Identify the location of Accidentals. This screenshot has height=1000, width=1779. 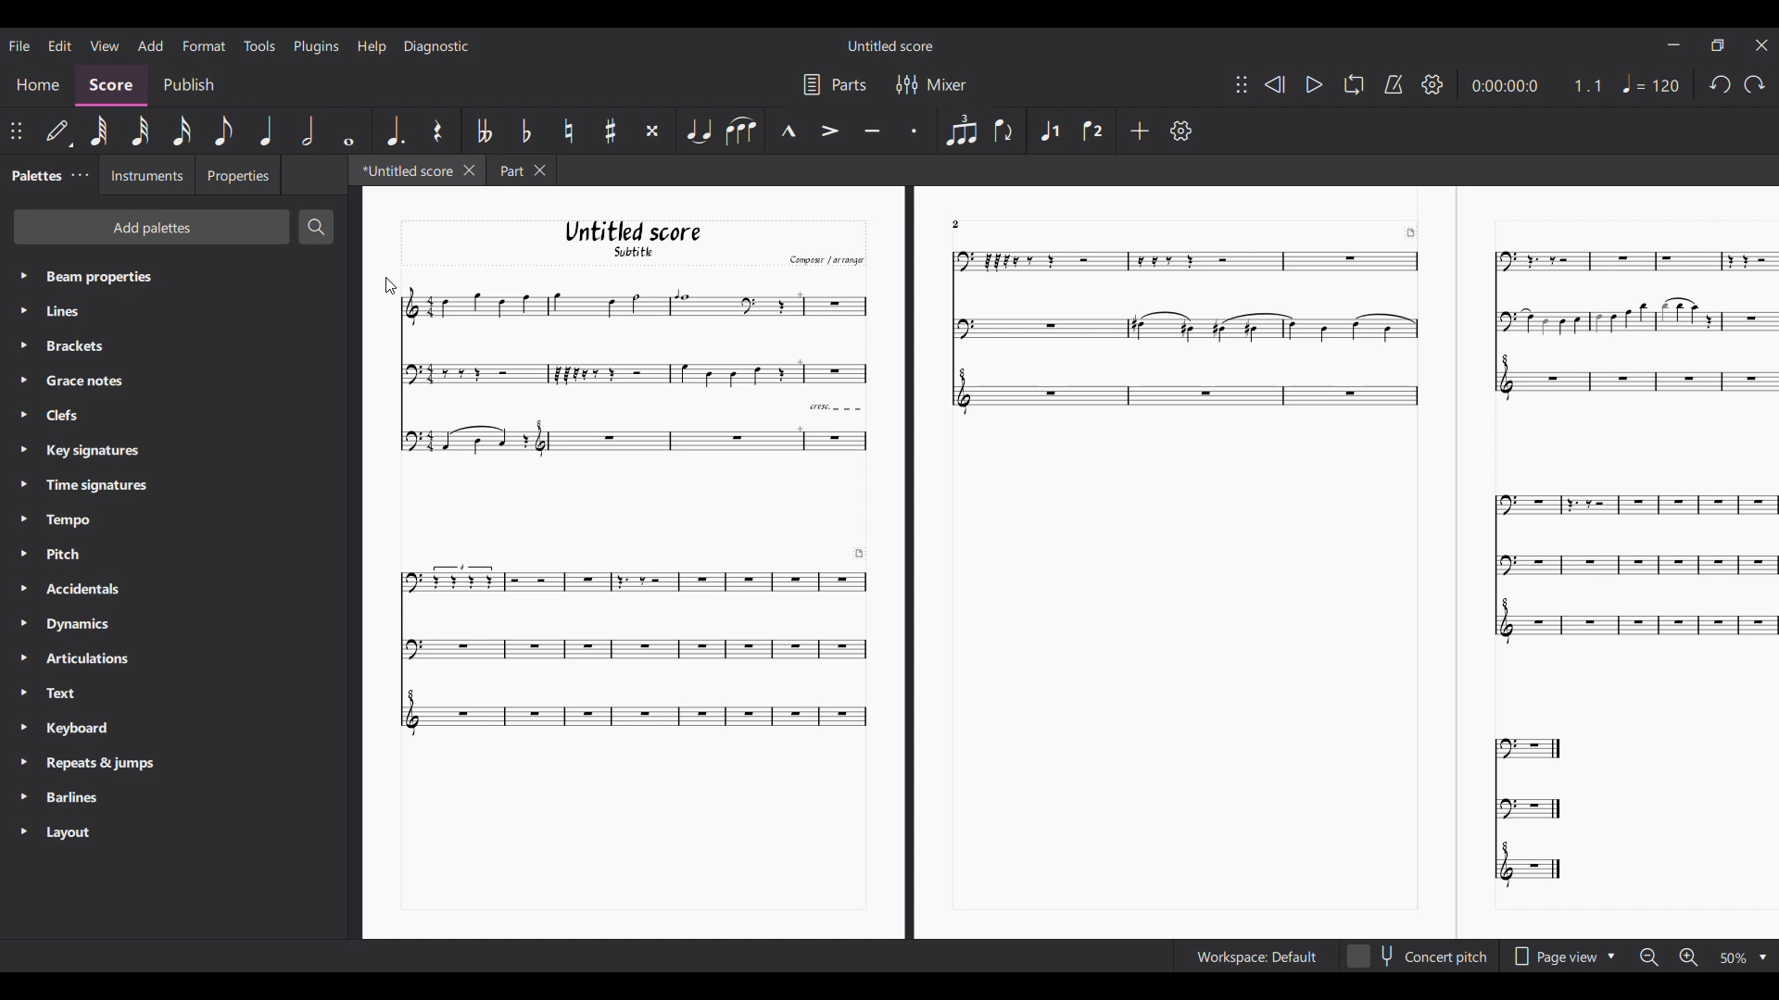
(87, 589).